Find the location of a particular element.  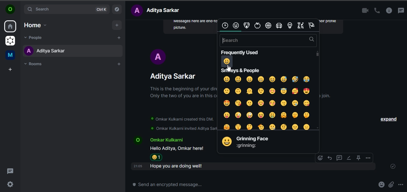

home is located at coordinates (34, 25).